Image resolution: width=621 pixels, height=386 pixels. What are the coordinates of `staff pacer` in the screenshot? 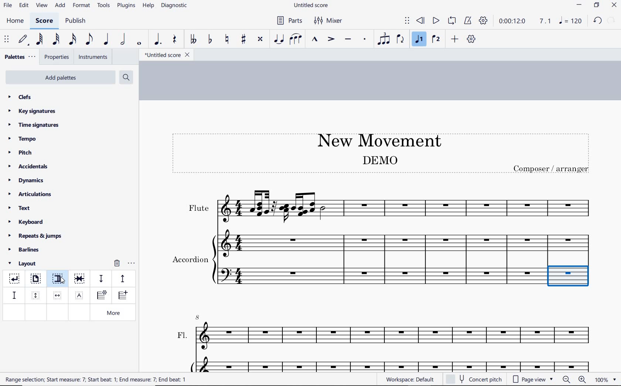 It's located at (122, 278).